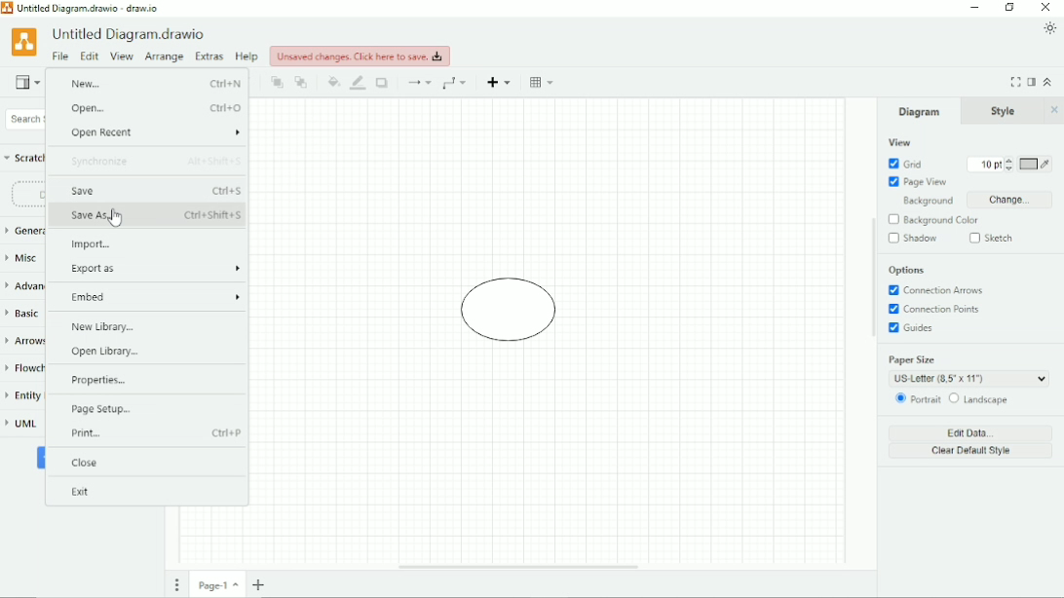 This screenshot has height=598, width=1064. Describe the element at coordinates (164, 57) in the screenshot. I see `Arrange` at that location.